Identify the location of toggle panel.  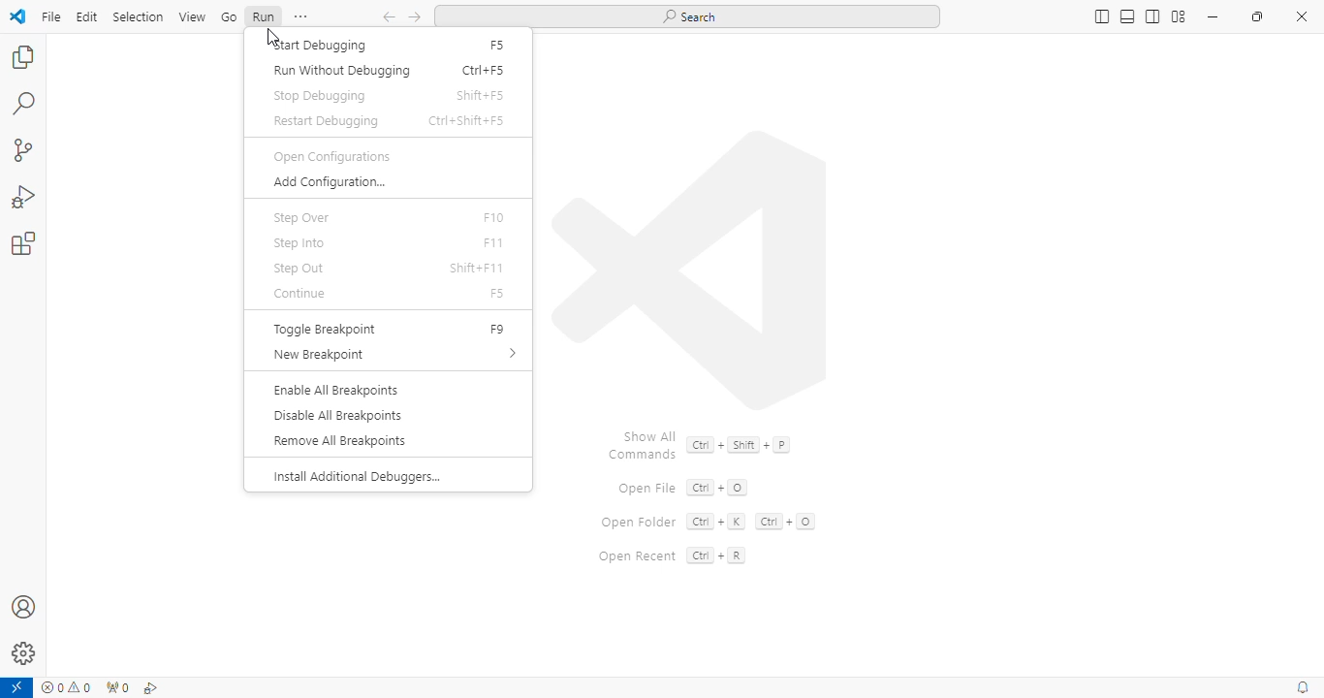
(1128, 16).